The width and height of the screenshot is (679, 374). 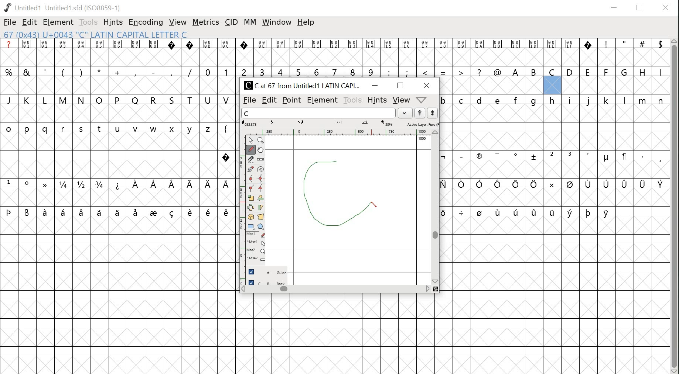 I want to click on word list input field, so click(x=317, y=113).